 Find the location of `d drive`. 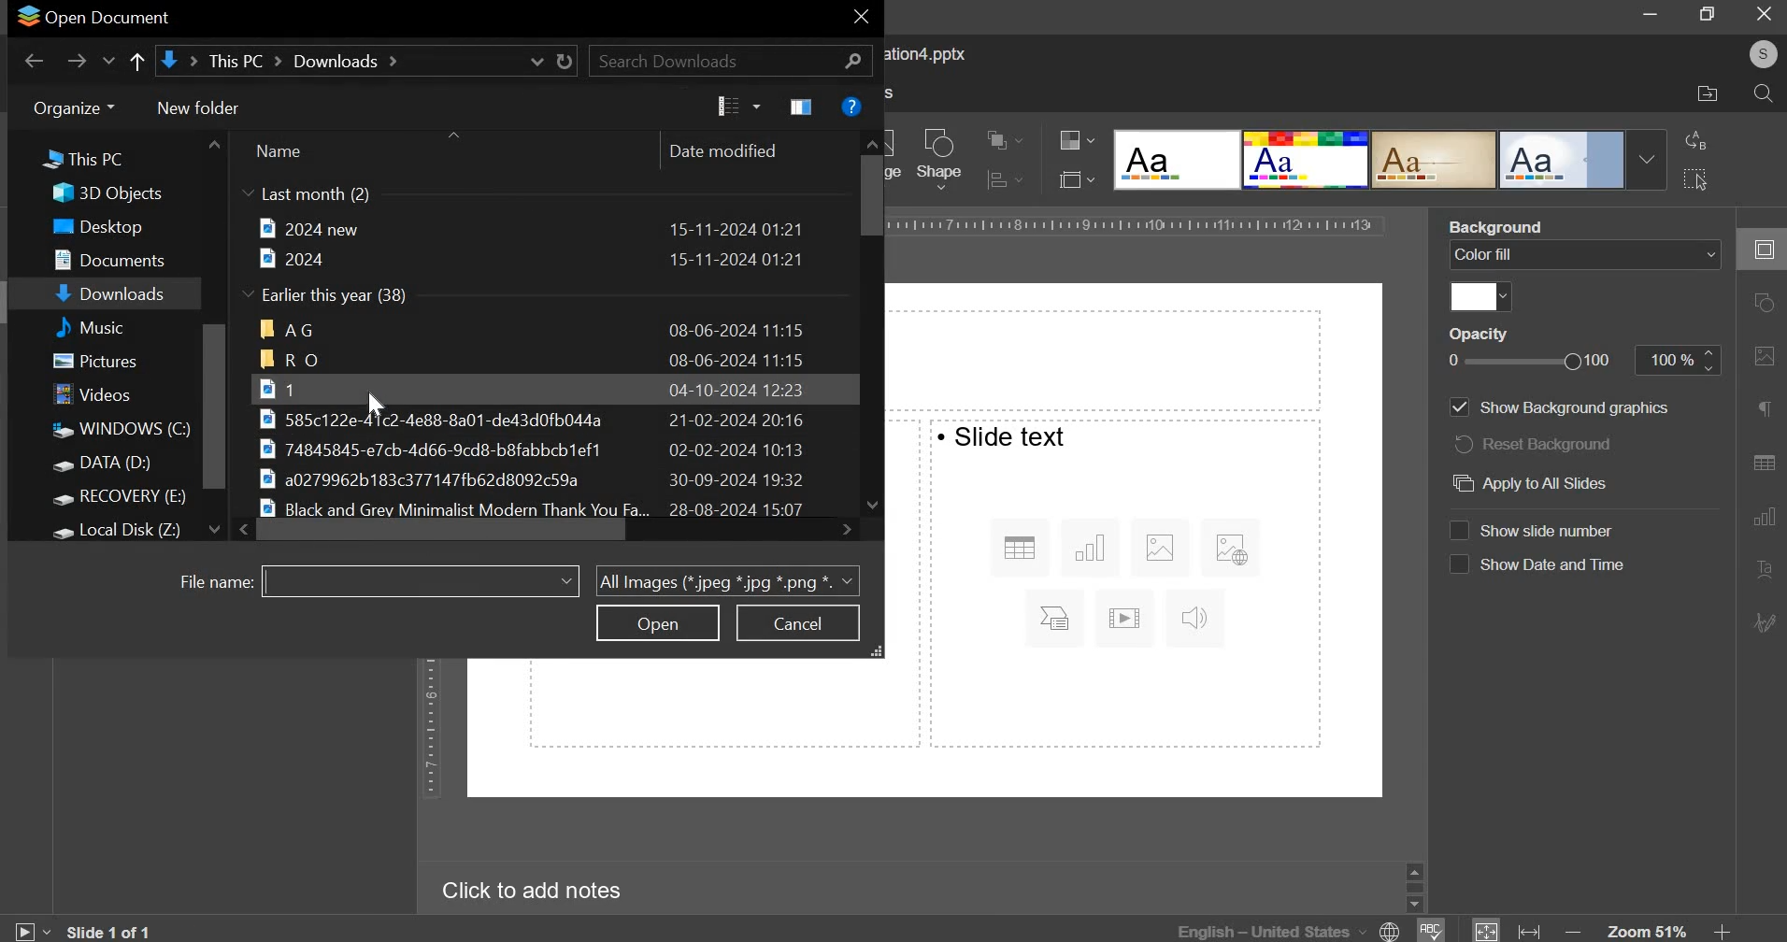

d drive is located at coordinates (114, 465).